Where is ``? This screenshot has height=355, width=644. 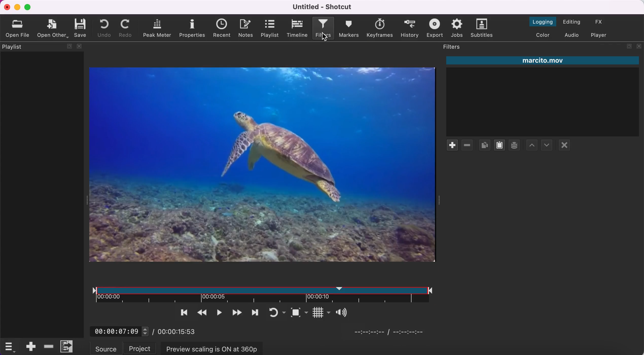
 is located at coordinates (342, 312).